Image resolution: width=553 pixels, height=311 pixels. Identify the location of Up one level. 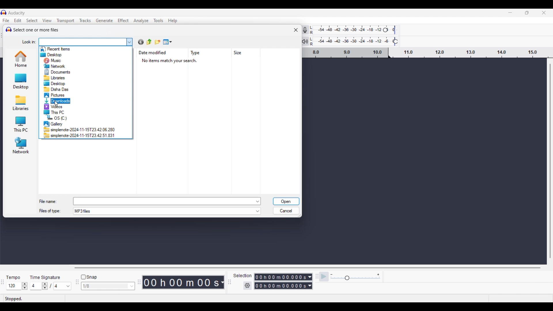
(149, 42).